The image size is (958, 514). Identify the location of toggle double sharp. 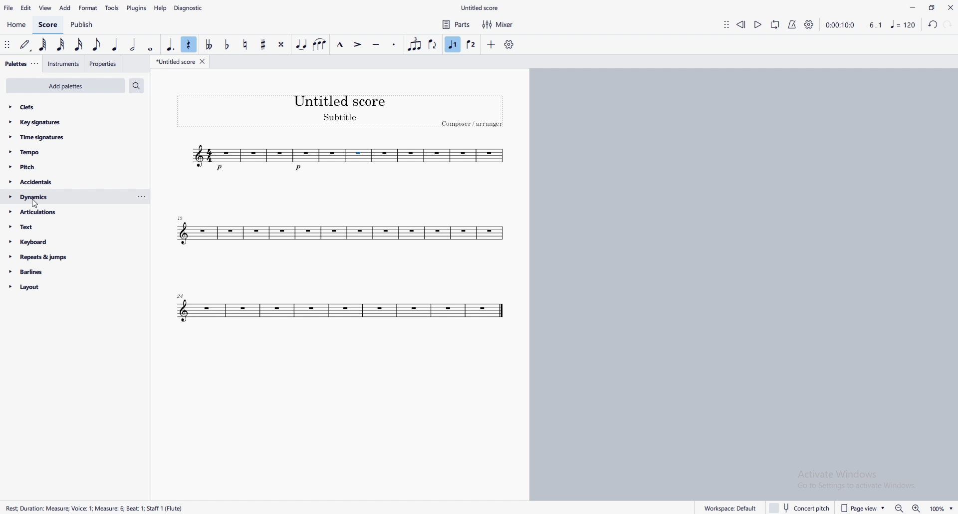
(281, 44).